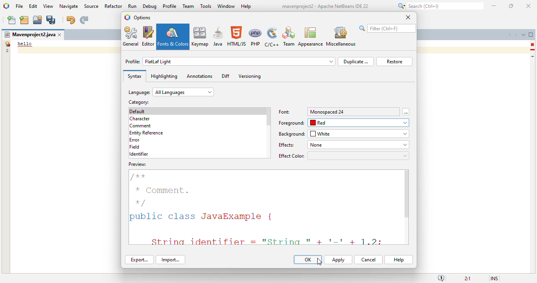 This screenshot has height=283, width=537. Describe the element at coordinates (199, 76) in the screenshot. I see `annotations` at that location.